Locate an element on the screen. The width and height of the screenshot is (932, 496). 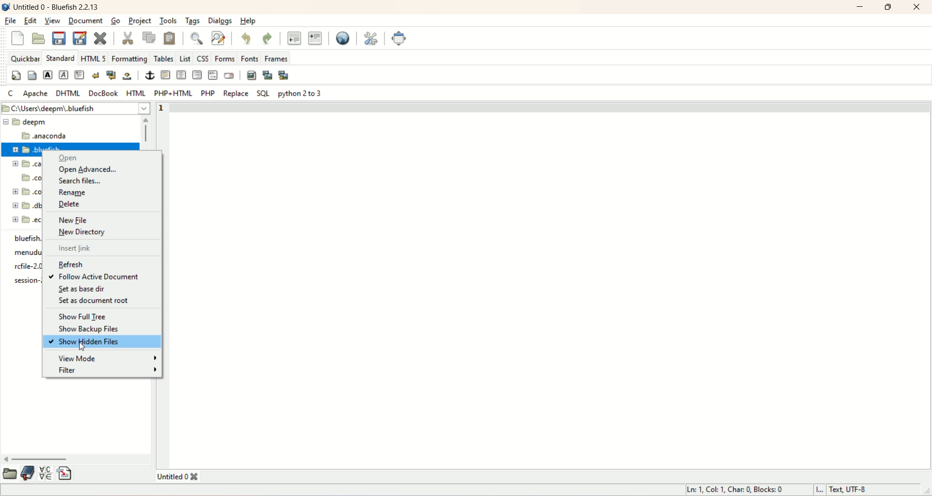
PHP is located at coordinates (208, 92).